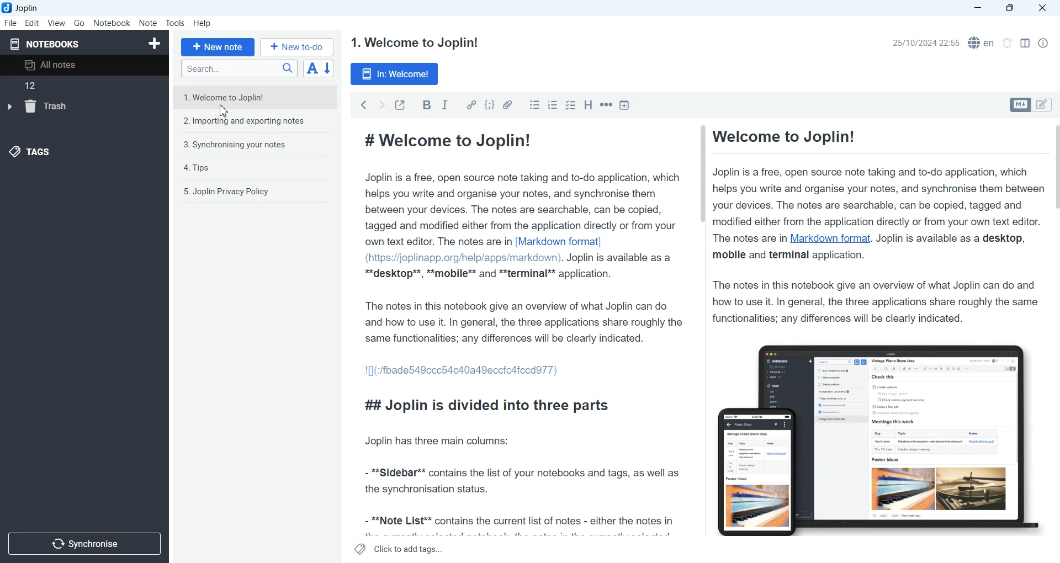  Describe the element at coordinates (572, 105) in the screenshot. I see `Checkbox` at that location.